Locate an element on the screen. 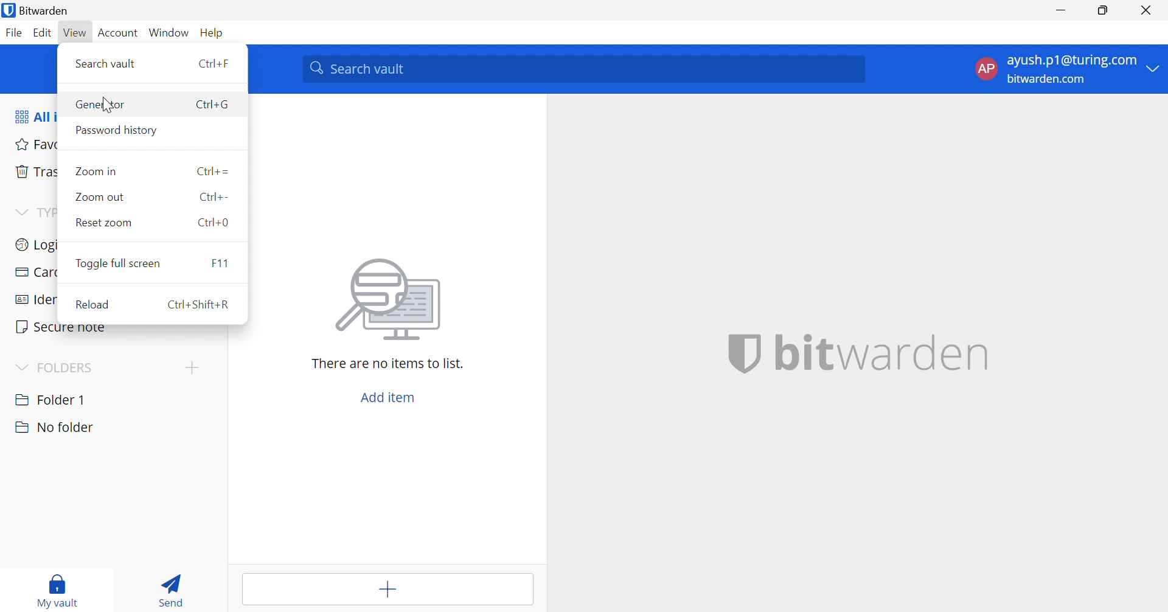  Ctrl+0 is located at coordinates (214, 221).